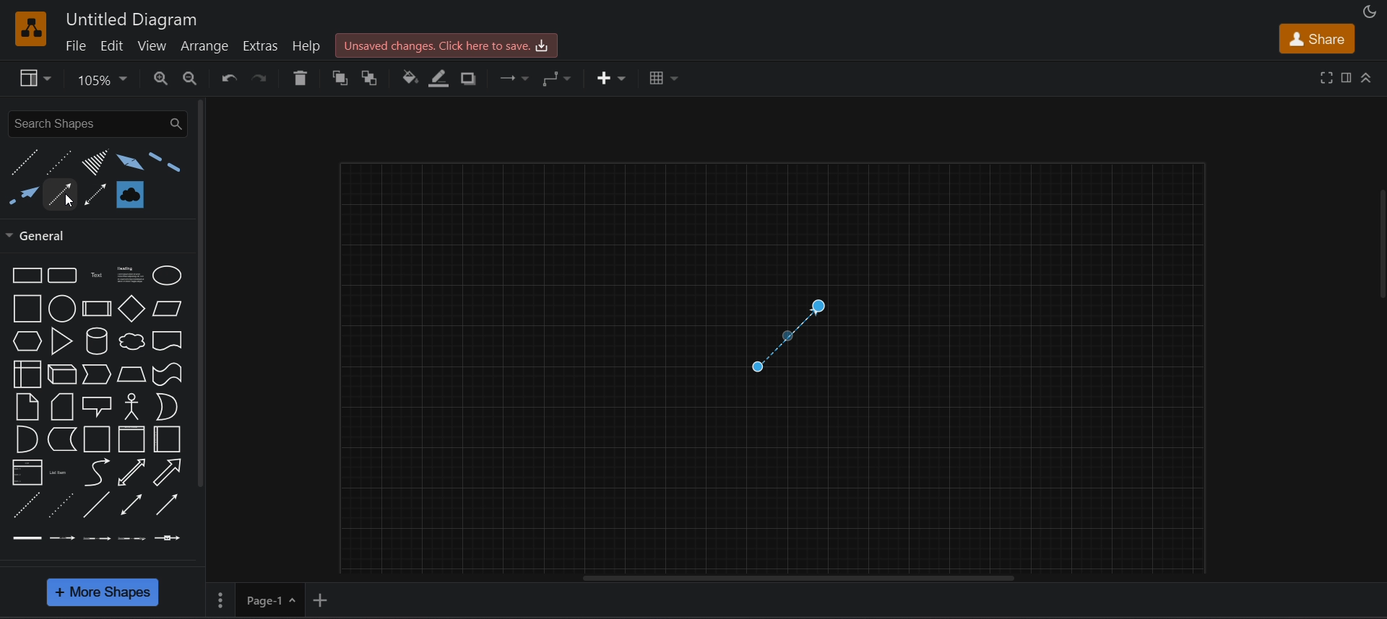 The height and width of the screenshot is (619, 1387). I want to click on bidirectional arrow, so click(131, 471).